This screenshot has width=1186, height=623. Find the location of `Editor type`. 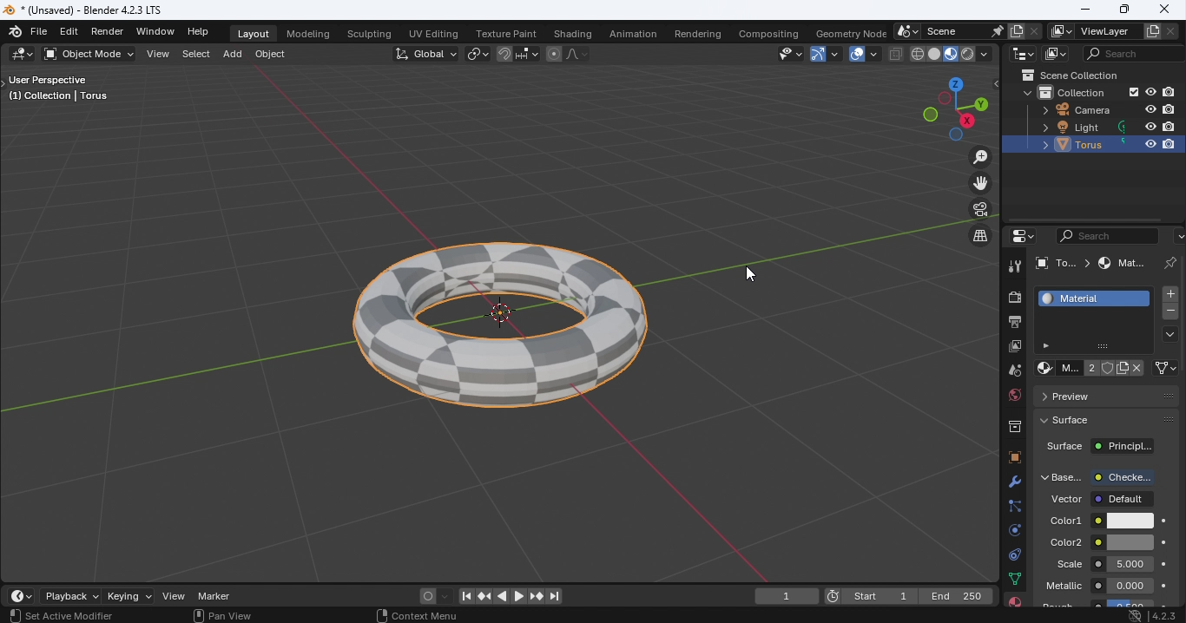

Editor type is located at coordinates (1020, 235).